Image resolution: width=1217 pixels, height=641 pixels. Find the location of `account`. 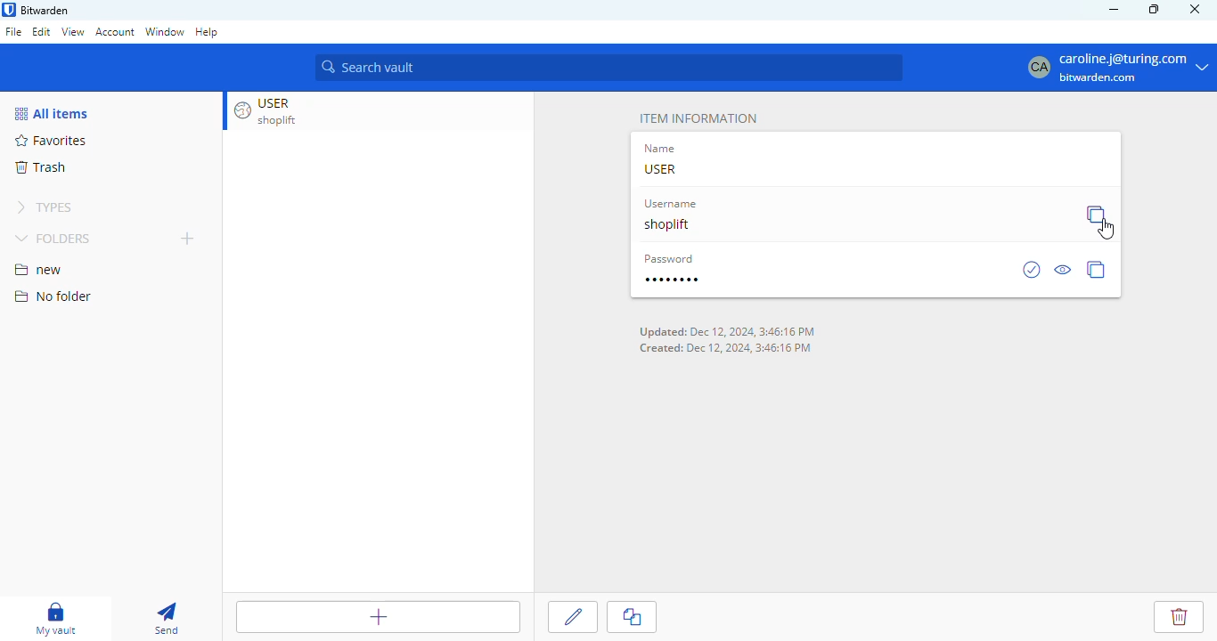

account is located at coordinates (115, 31).